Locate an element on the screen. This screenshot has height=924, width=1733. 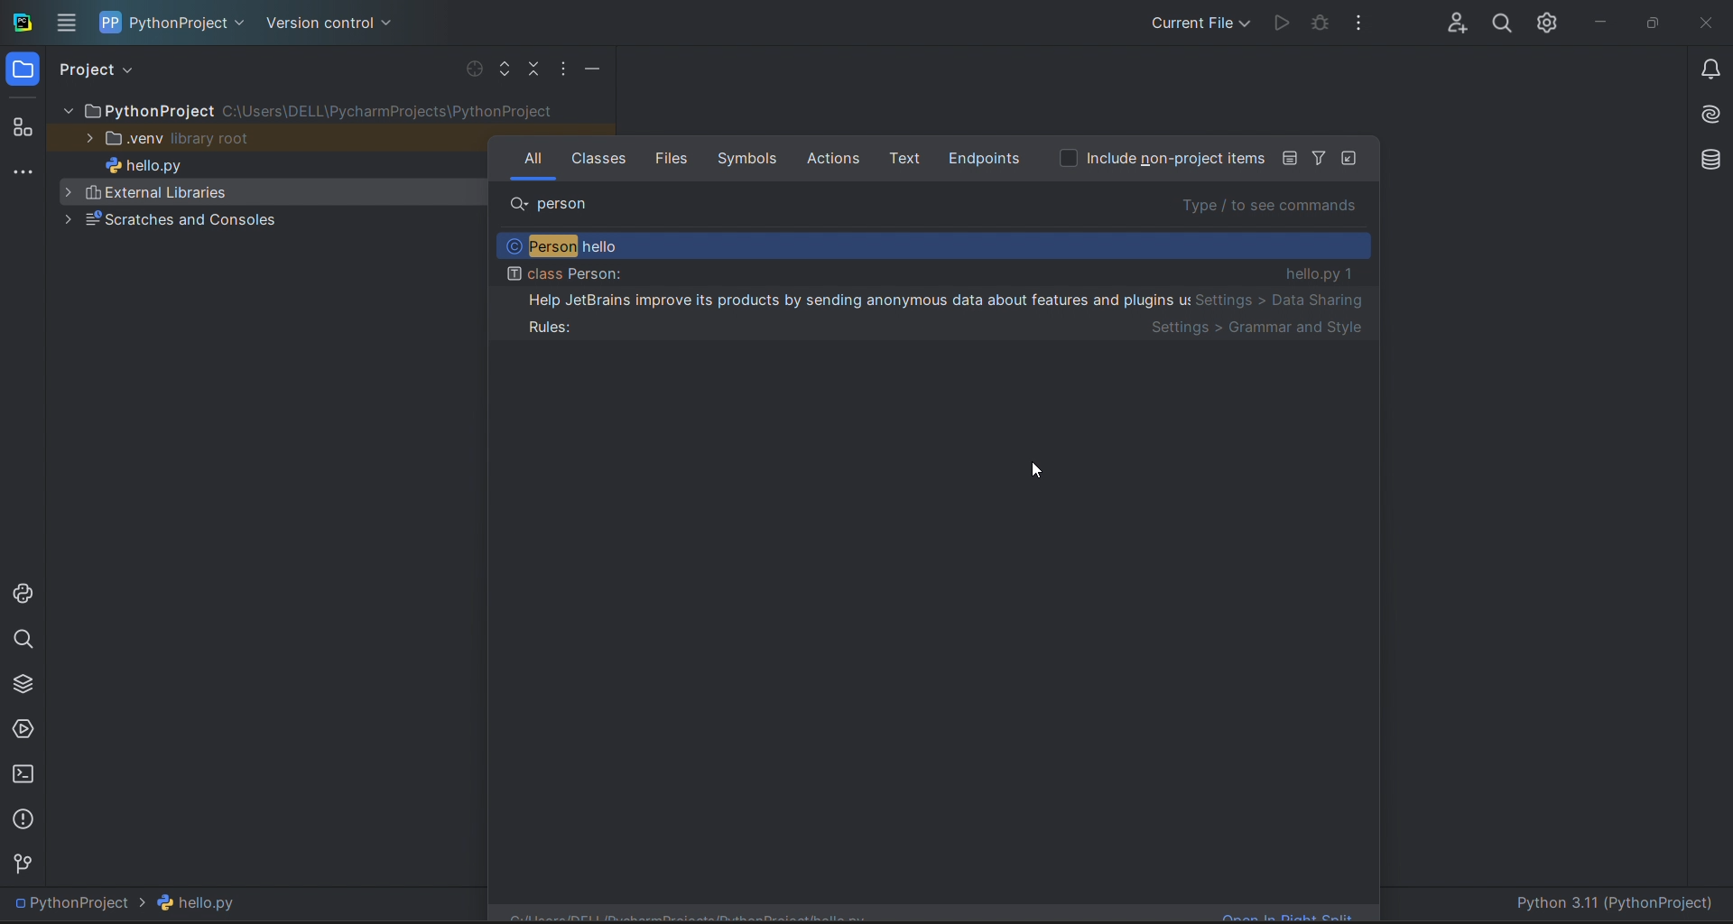
ai assistant is located at coordinates (1711, 115).